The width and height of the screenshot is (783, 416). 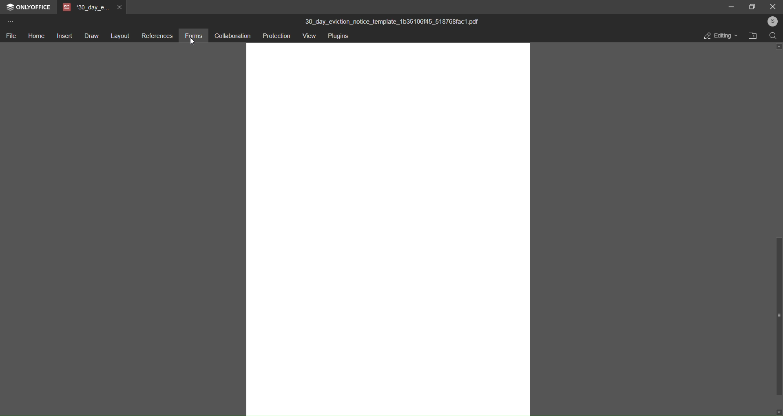 What do you see at coordinates (122, 6) in the screenshot?
I see `close tab` at bounding box center [122, 6].